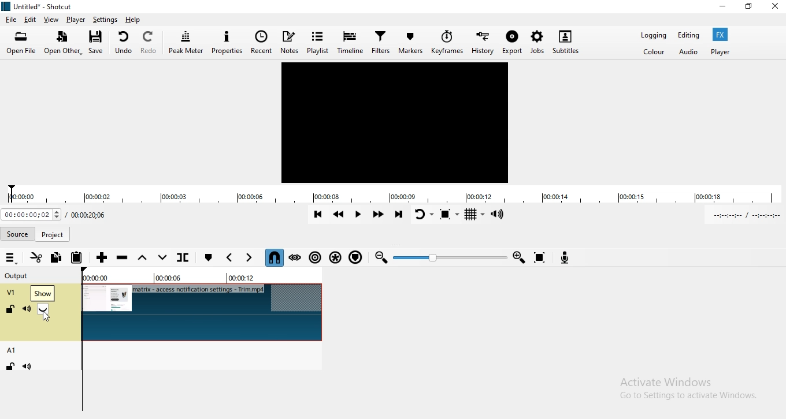 The width and height of the screenshot is (786, 419). I want to click on In point, so click(745, 215).